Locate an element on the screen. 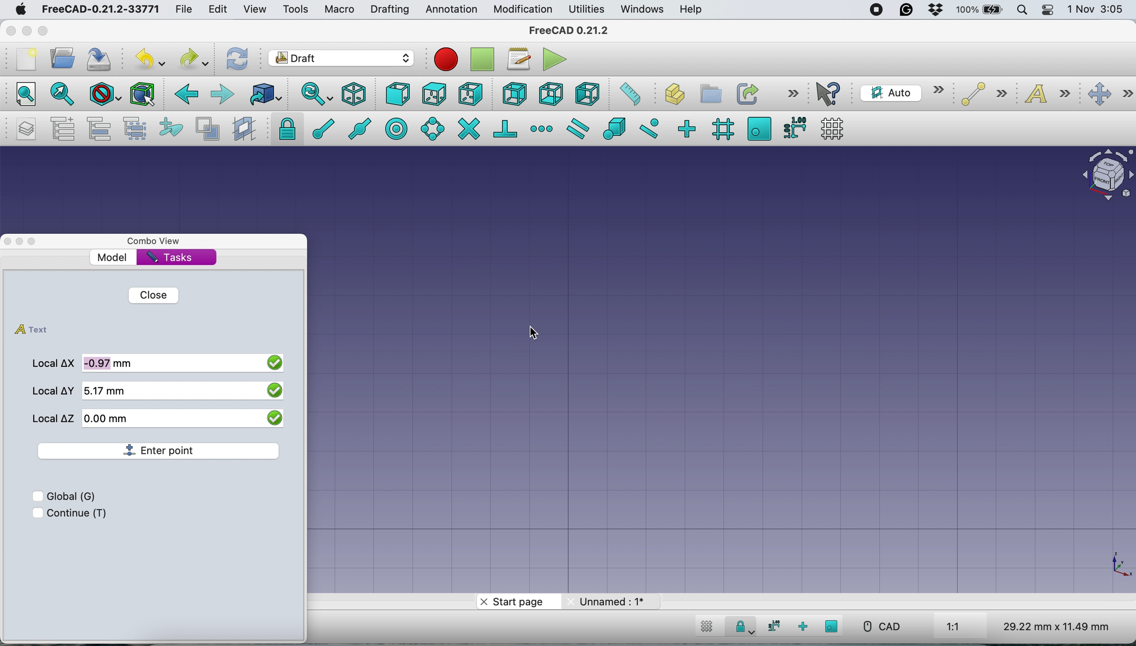  measure distance is located at coordinates (627, 94).